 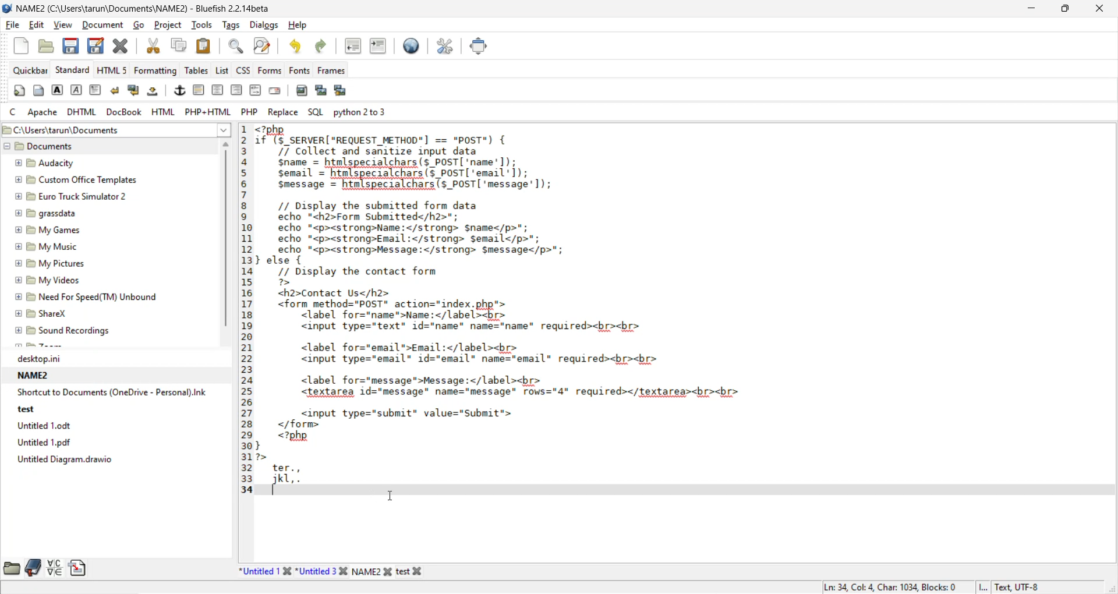 I want to click on project, so click(x=168, y=27).